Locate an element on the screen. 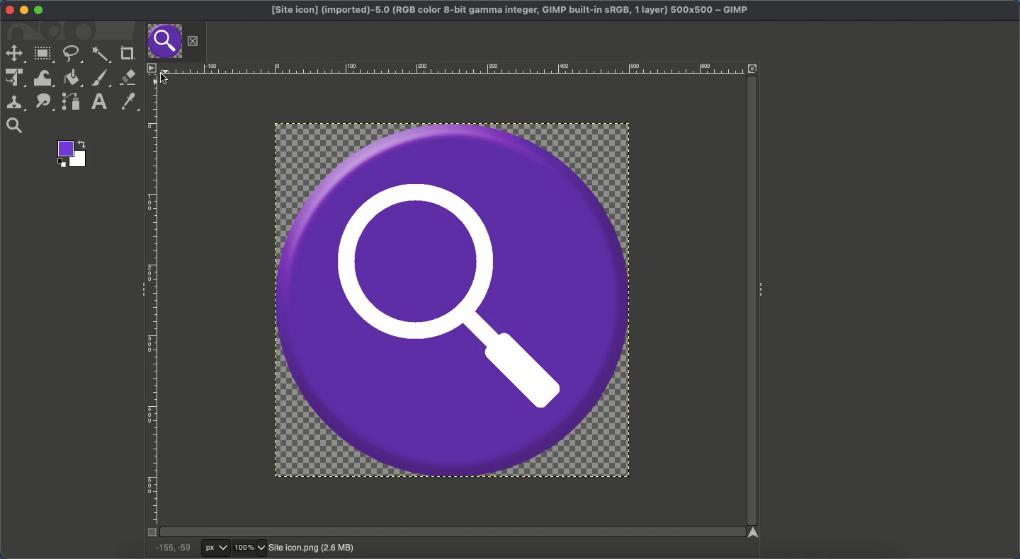 This screenshot has width=1020, height=559. Text is located at coordinates (97, 102).